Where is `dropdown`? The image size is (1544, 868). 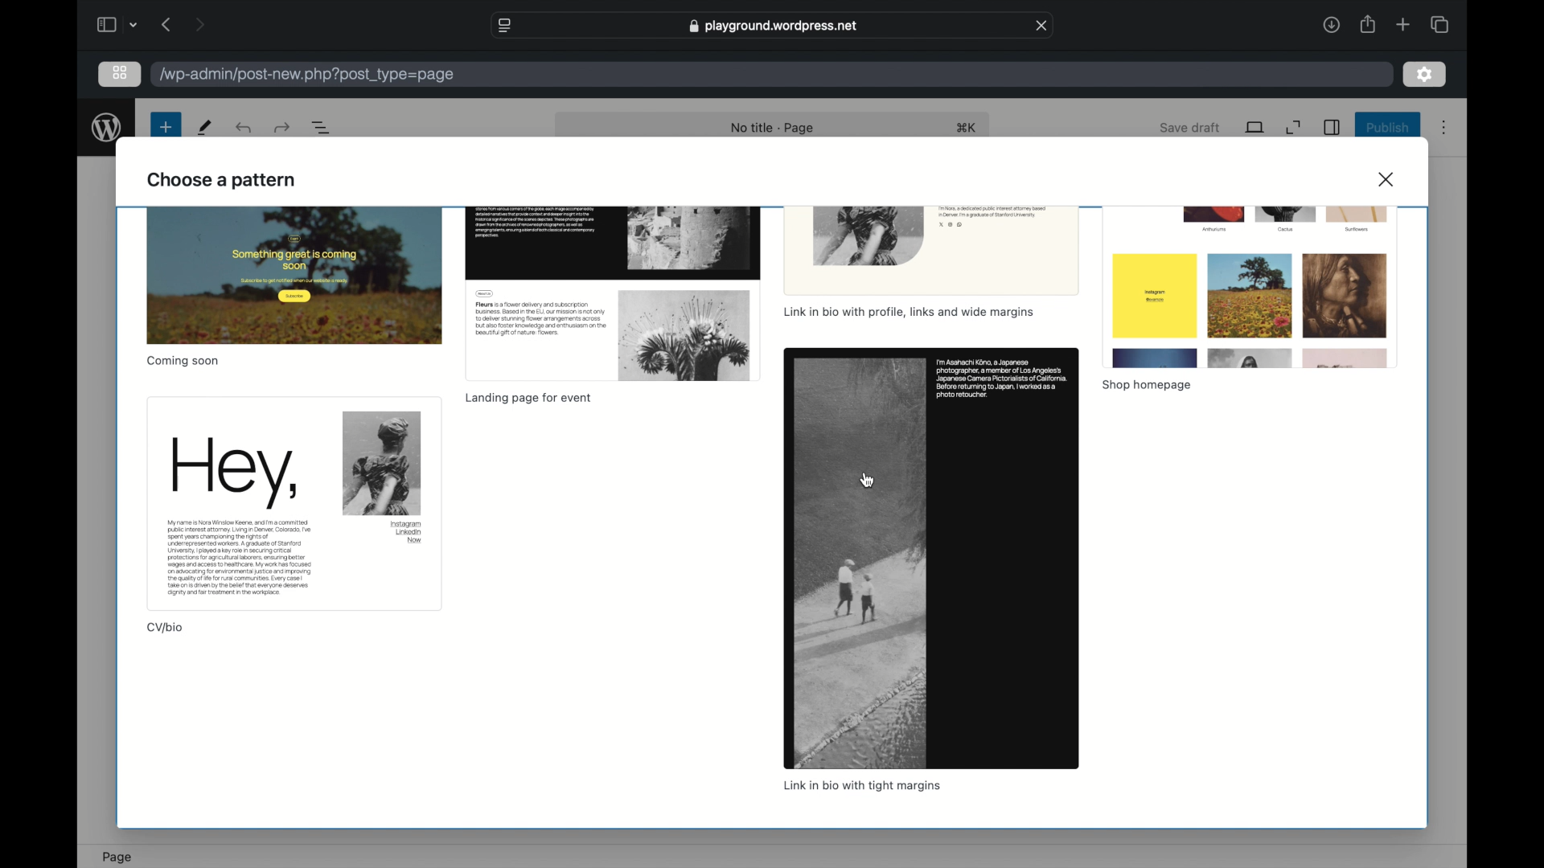
dropdown is located at coordinates (134, 25).